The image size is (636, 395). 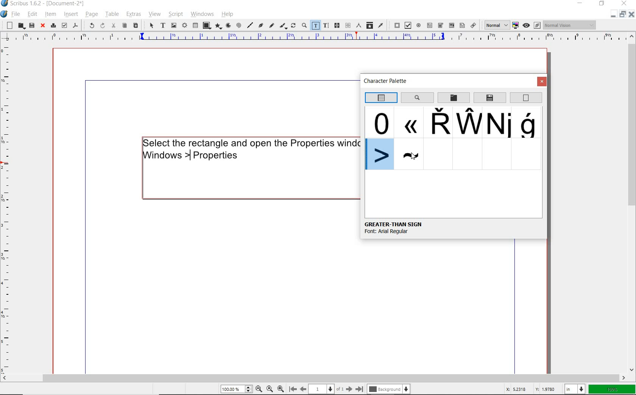 What do you see at coordinates (261, 26) in the screenshot?
I see `Bezier curve` at bounding box center [261, 26].